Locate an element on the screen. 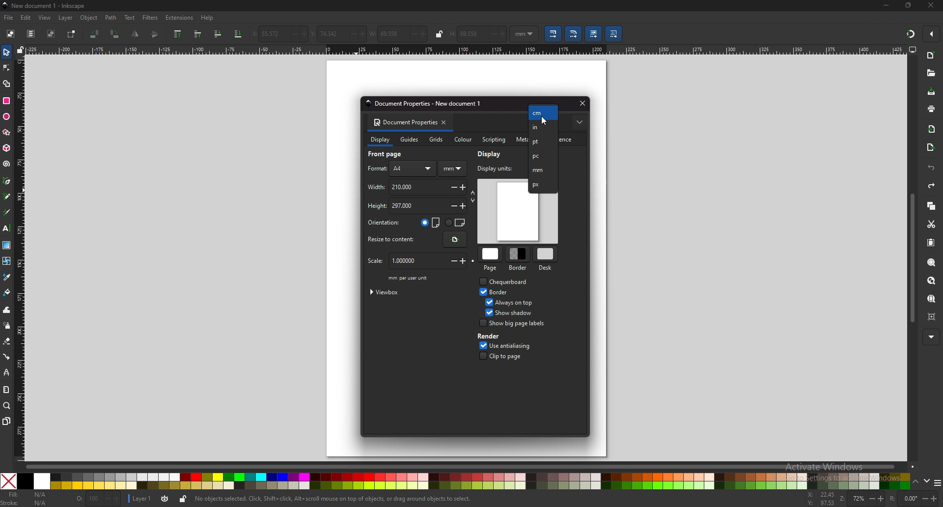  landscape is located at coordinates (455, 222).